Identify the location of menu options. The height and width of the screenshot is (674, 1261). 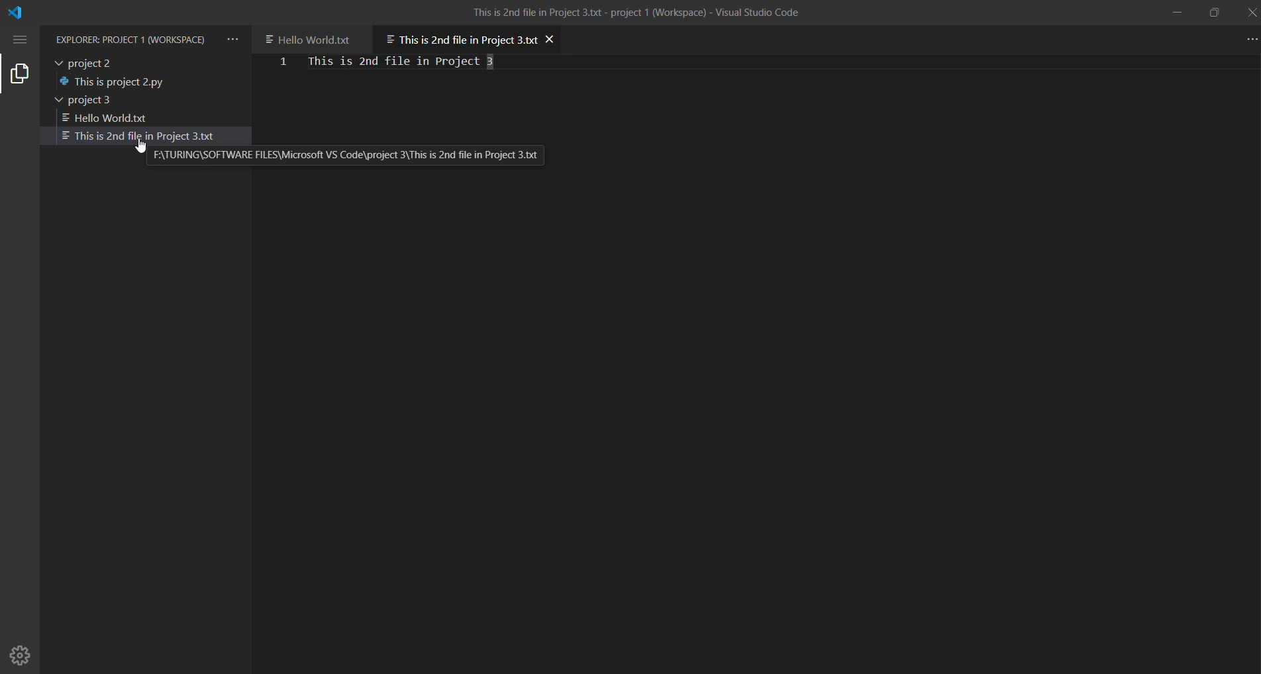
(22, 39).